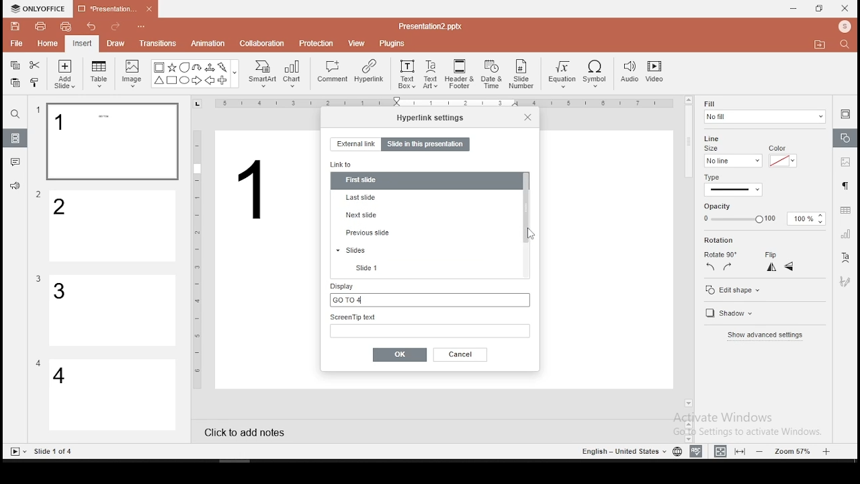 The image size is (860, 484). What do you see at coordinates (355, 144) in the screenshot?
I see `external link` at bounding box center [355, 144].